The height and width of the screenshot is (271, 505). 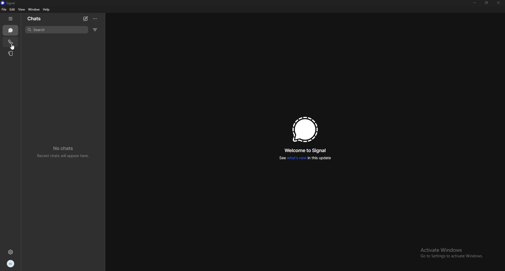 What do you see at coordinates (95, 19) in the screenshot?
I see `options` at bounding box center [95, 19].